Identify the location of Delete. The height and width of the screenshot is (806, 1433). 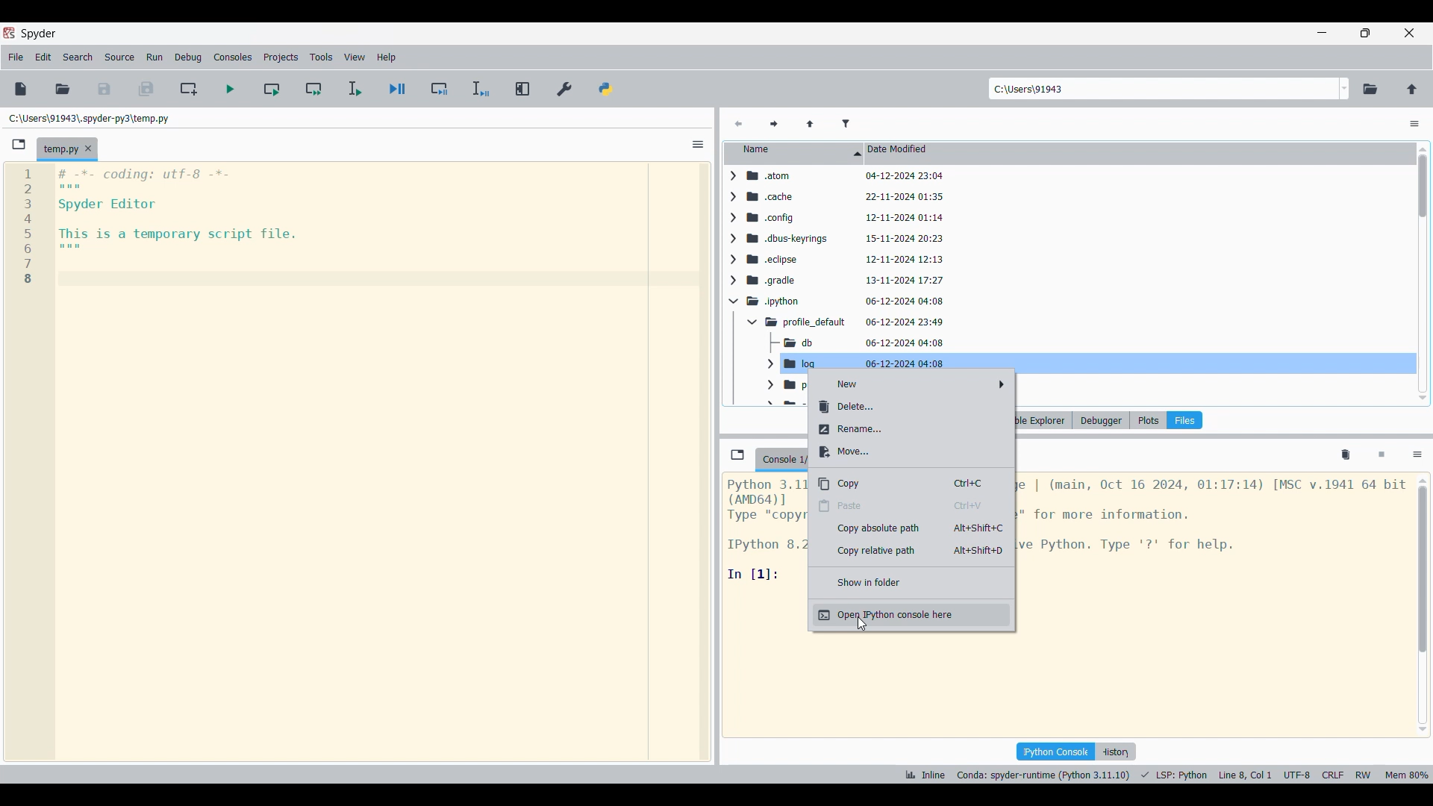
(911, 407).